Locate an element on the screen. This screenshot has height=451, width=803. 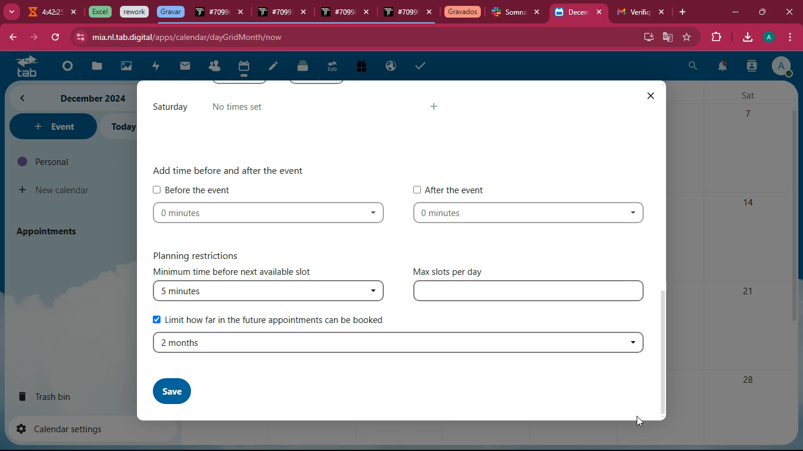
tab is located at coordinates (98, 12).